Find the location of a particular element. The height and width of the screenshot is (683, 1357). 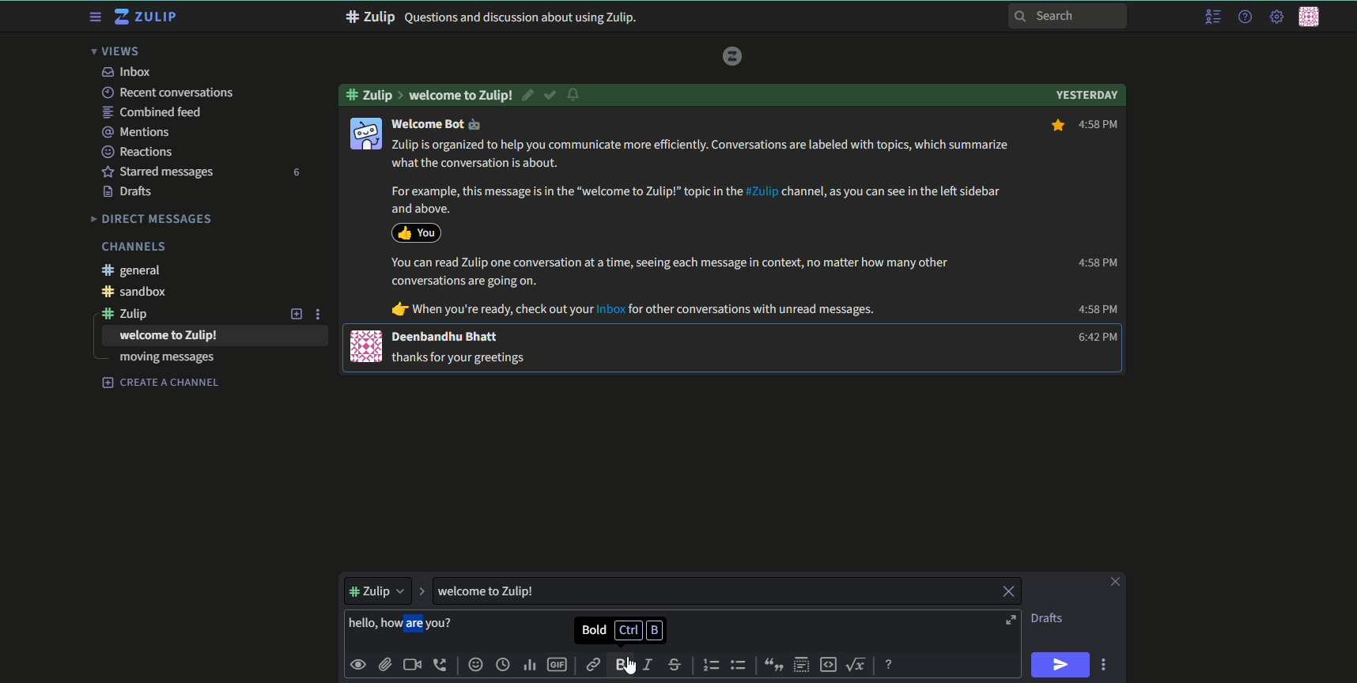

textbox is located at coordinates (505, 591).